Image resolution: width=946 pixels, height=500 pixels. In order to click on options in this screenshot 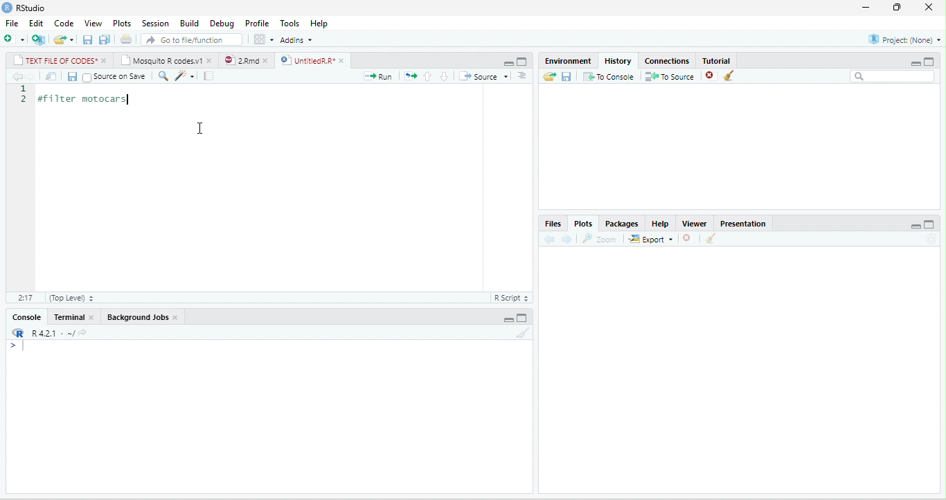, I will do `click(263, 39)`.